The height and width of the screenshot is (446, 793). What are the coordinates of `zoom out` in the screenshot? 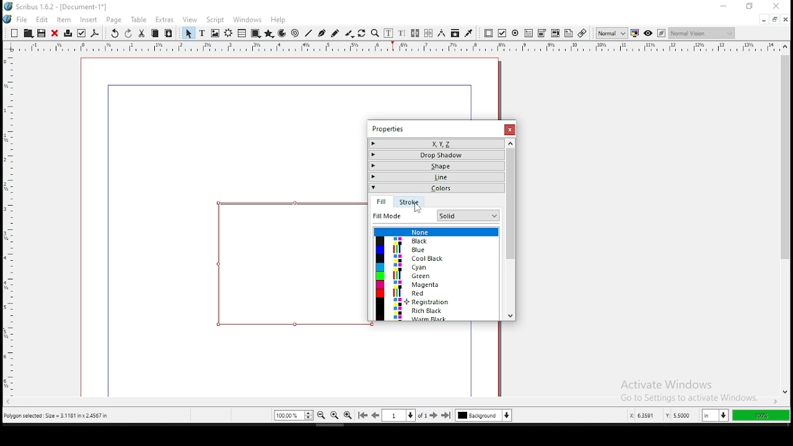 It's located at (322, 415).